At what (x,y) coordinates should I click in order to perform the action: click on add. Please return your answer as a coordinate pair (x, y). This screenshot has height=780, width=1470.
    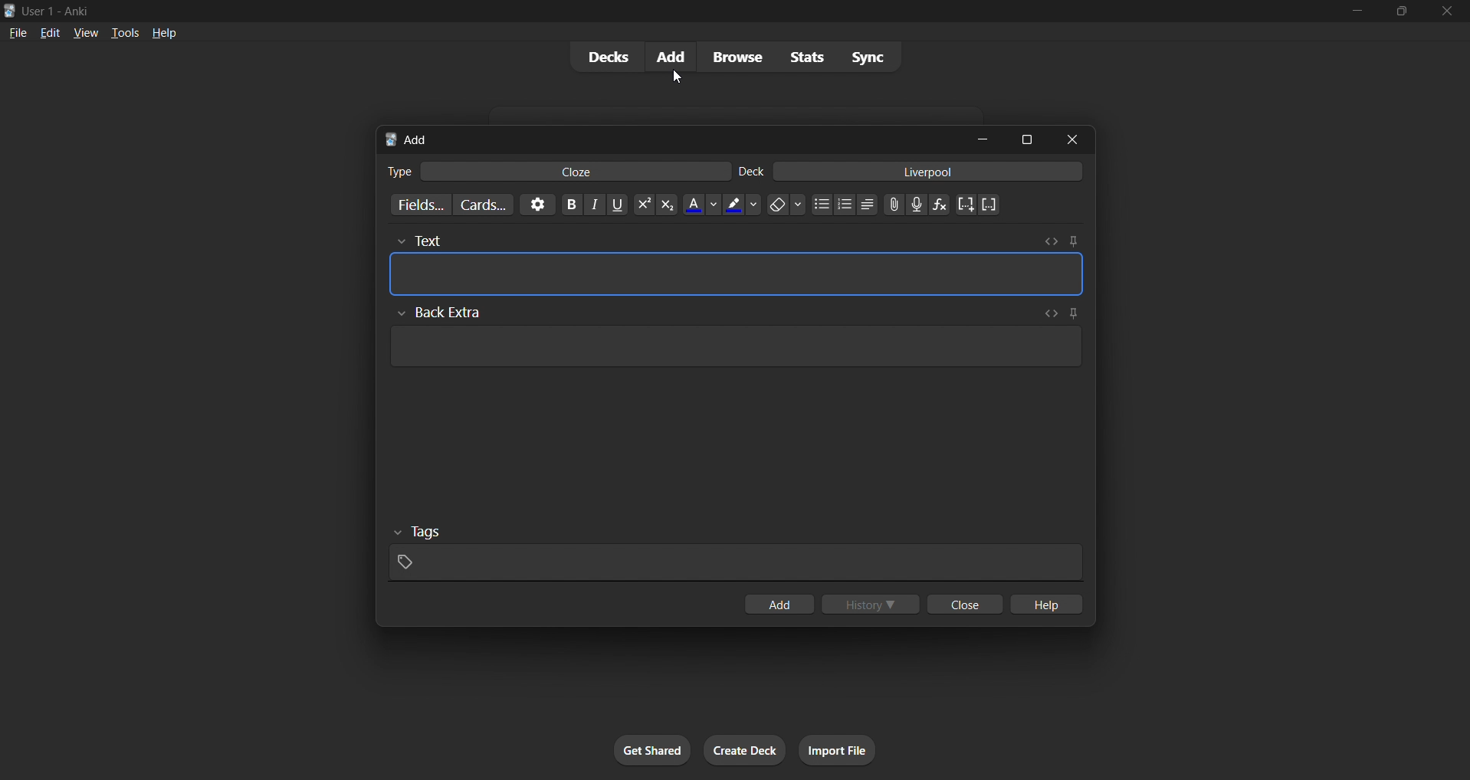
    Looking at the image, I should click on (675, 57).